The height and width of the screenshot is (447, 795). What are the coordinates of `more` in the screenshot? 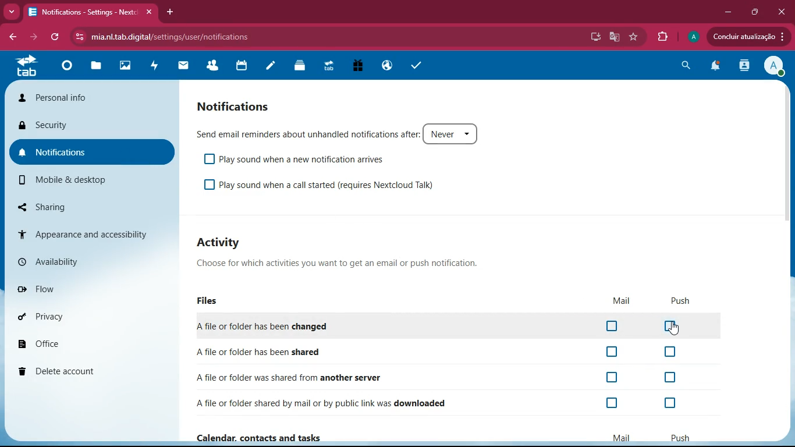 It's located at (12, 12).